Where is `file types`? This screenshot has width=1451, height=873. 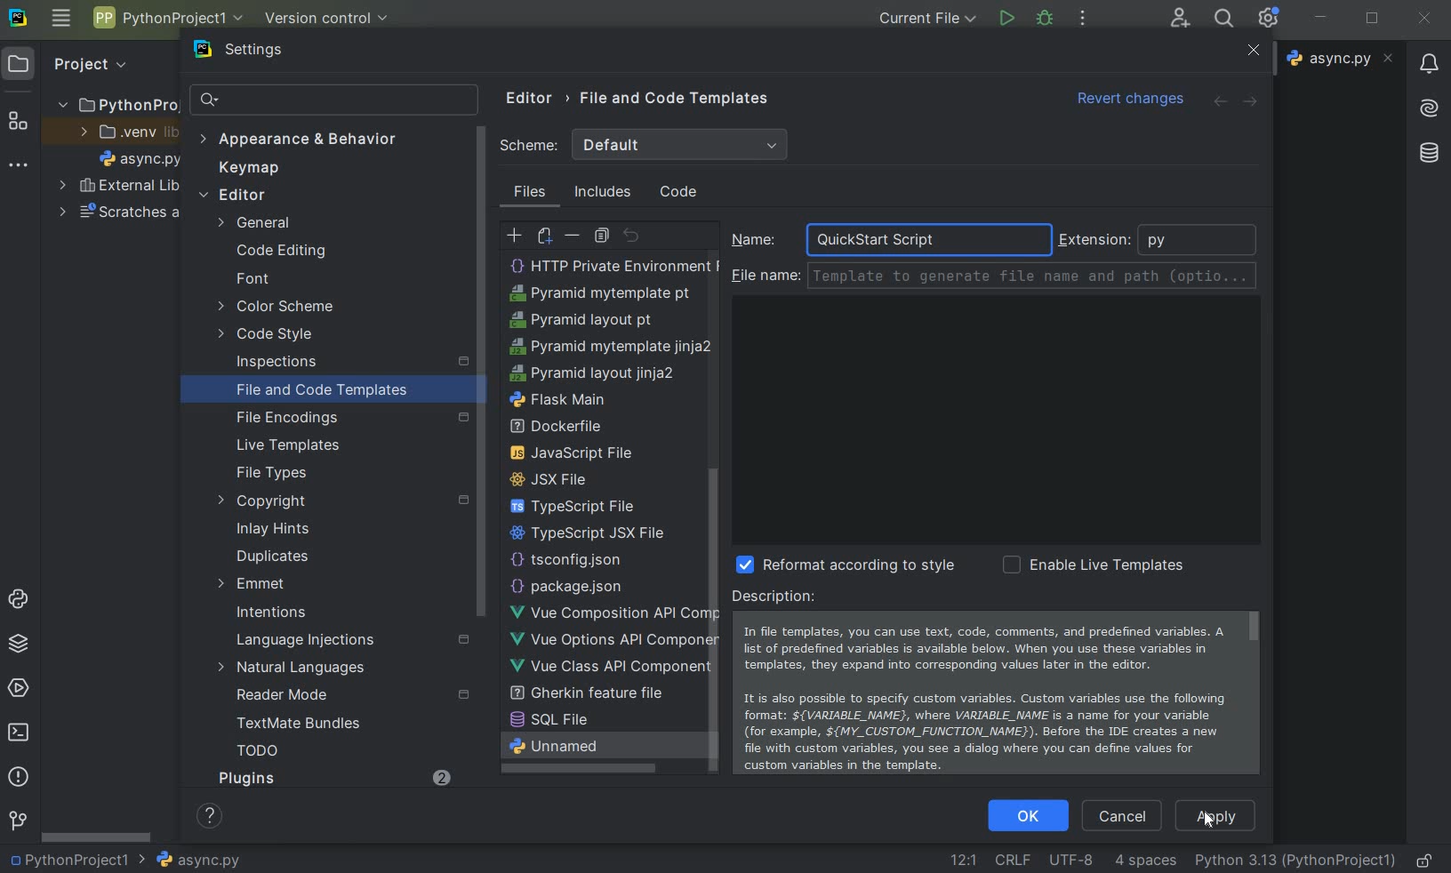 file types is located at coordinates (297, 473).